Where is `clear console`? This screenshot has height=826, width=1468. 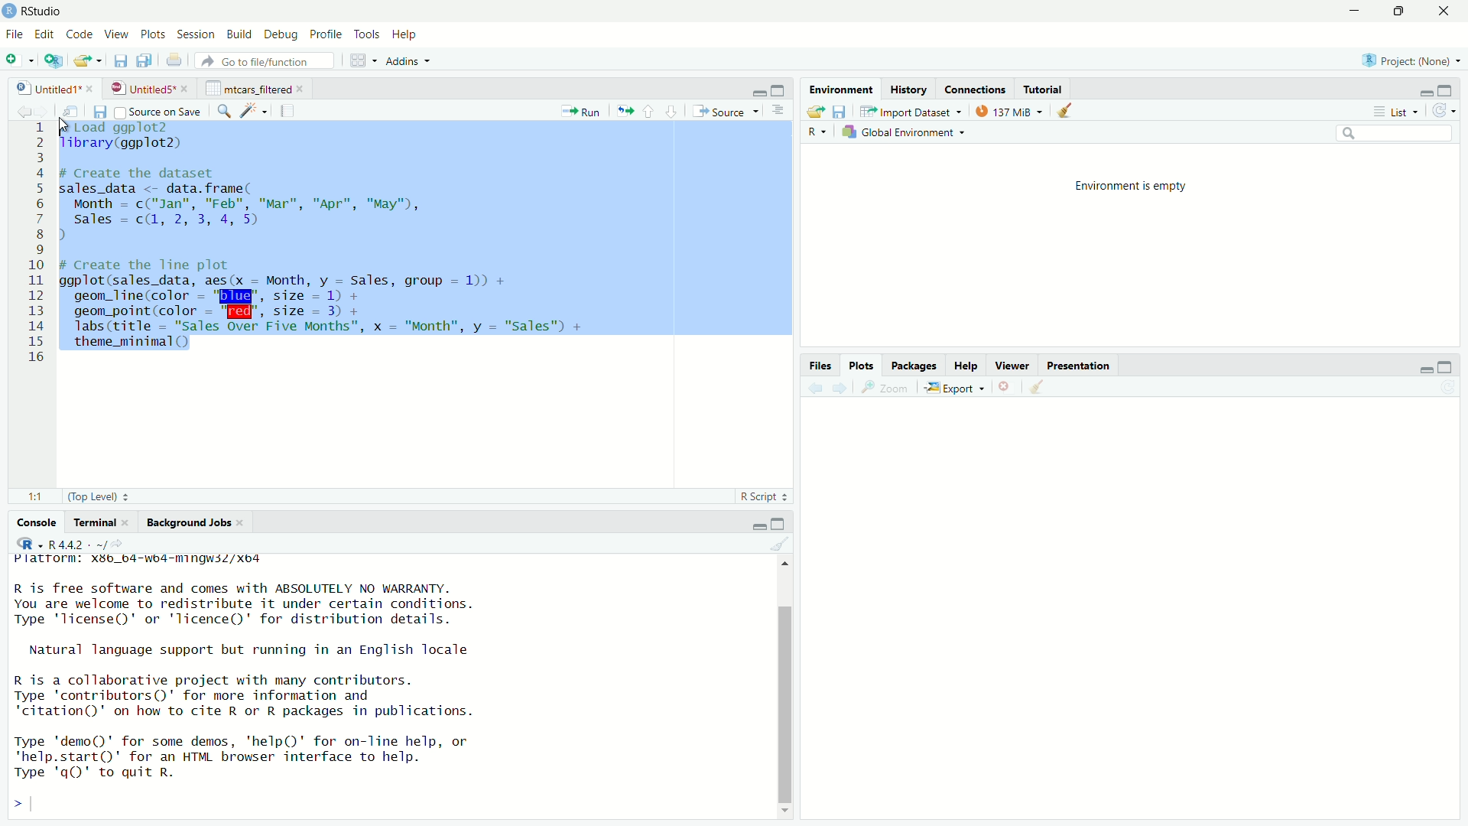
clear console is located at coordinates (779, 544).